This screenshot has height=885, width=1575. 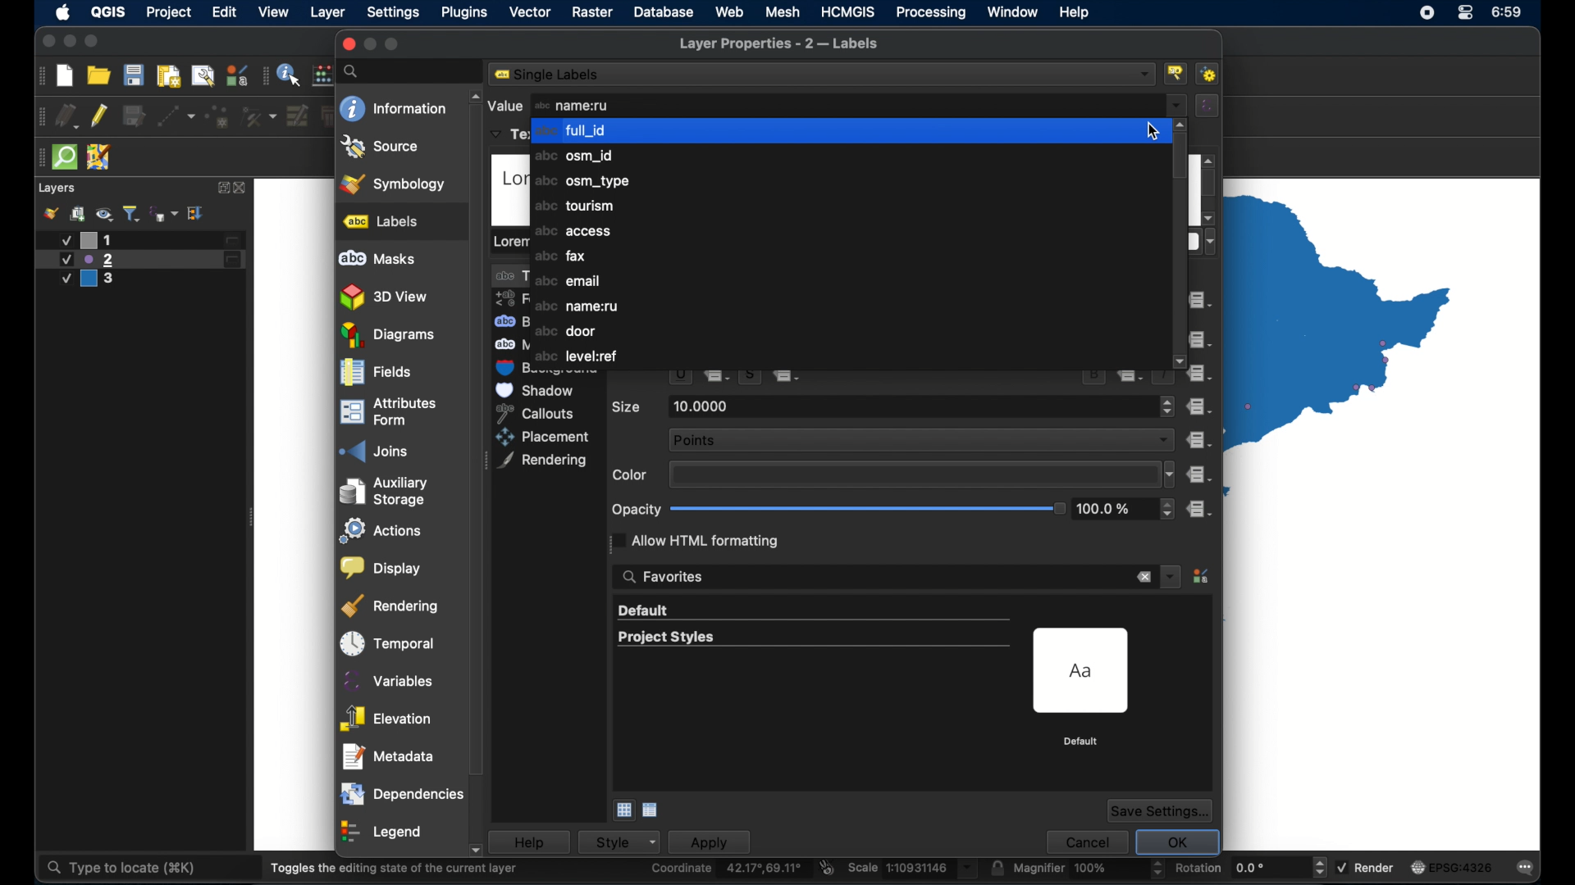 What do you see at coordinates (559, 255) in the screenshot?
I see `fax` at bounding box center [559, 255].